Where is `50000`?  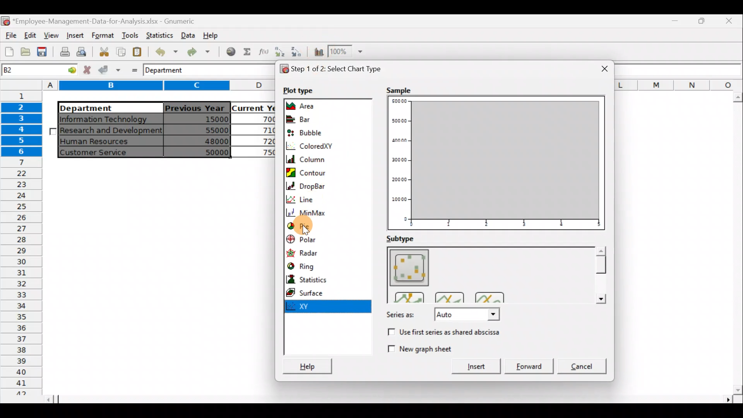 50000 is located at coordinates (205, 151).